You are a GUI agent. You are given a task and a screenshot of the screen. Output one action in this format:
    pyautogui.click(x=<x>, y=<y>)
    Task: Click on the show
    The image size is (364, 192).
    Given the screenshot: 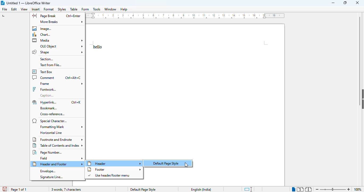 What is the action you would take?
    pyautogui.click(x=362, y=99)
    